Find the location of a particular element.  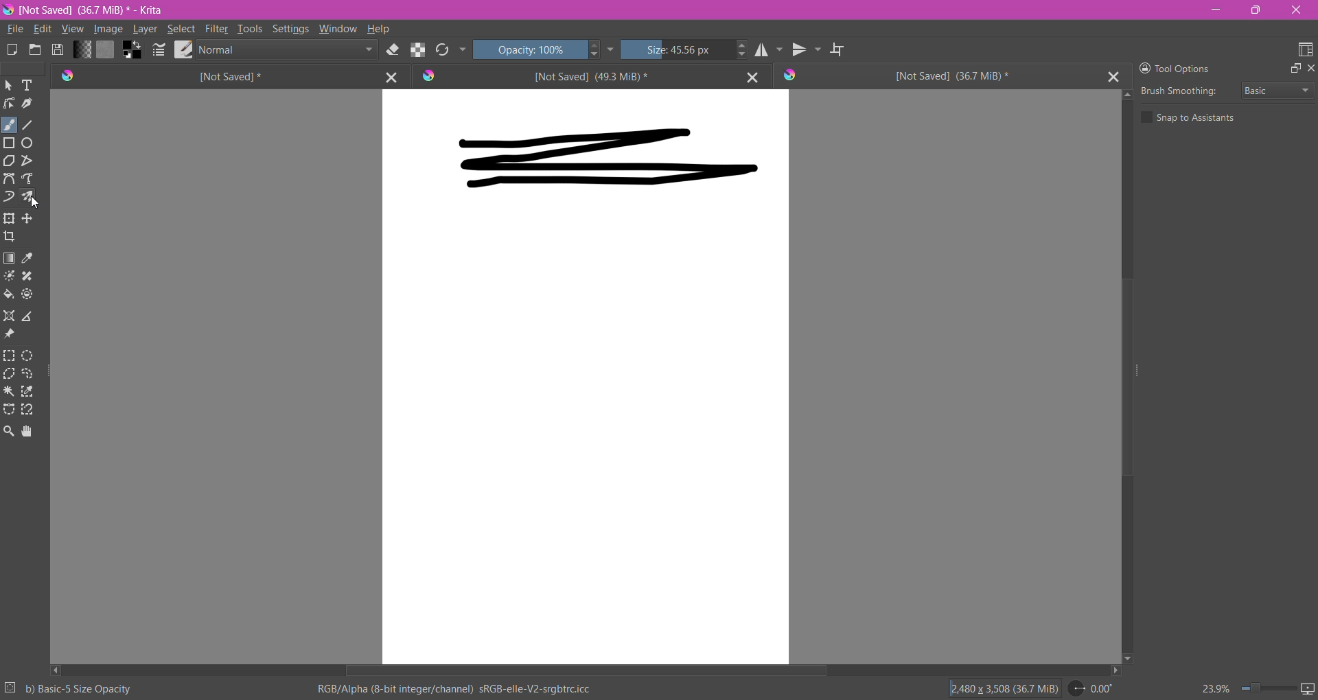

Bezier Curve Selection Tool is located at coordinates (10, 410).